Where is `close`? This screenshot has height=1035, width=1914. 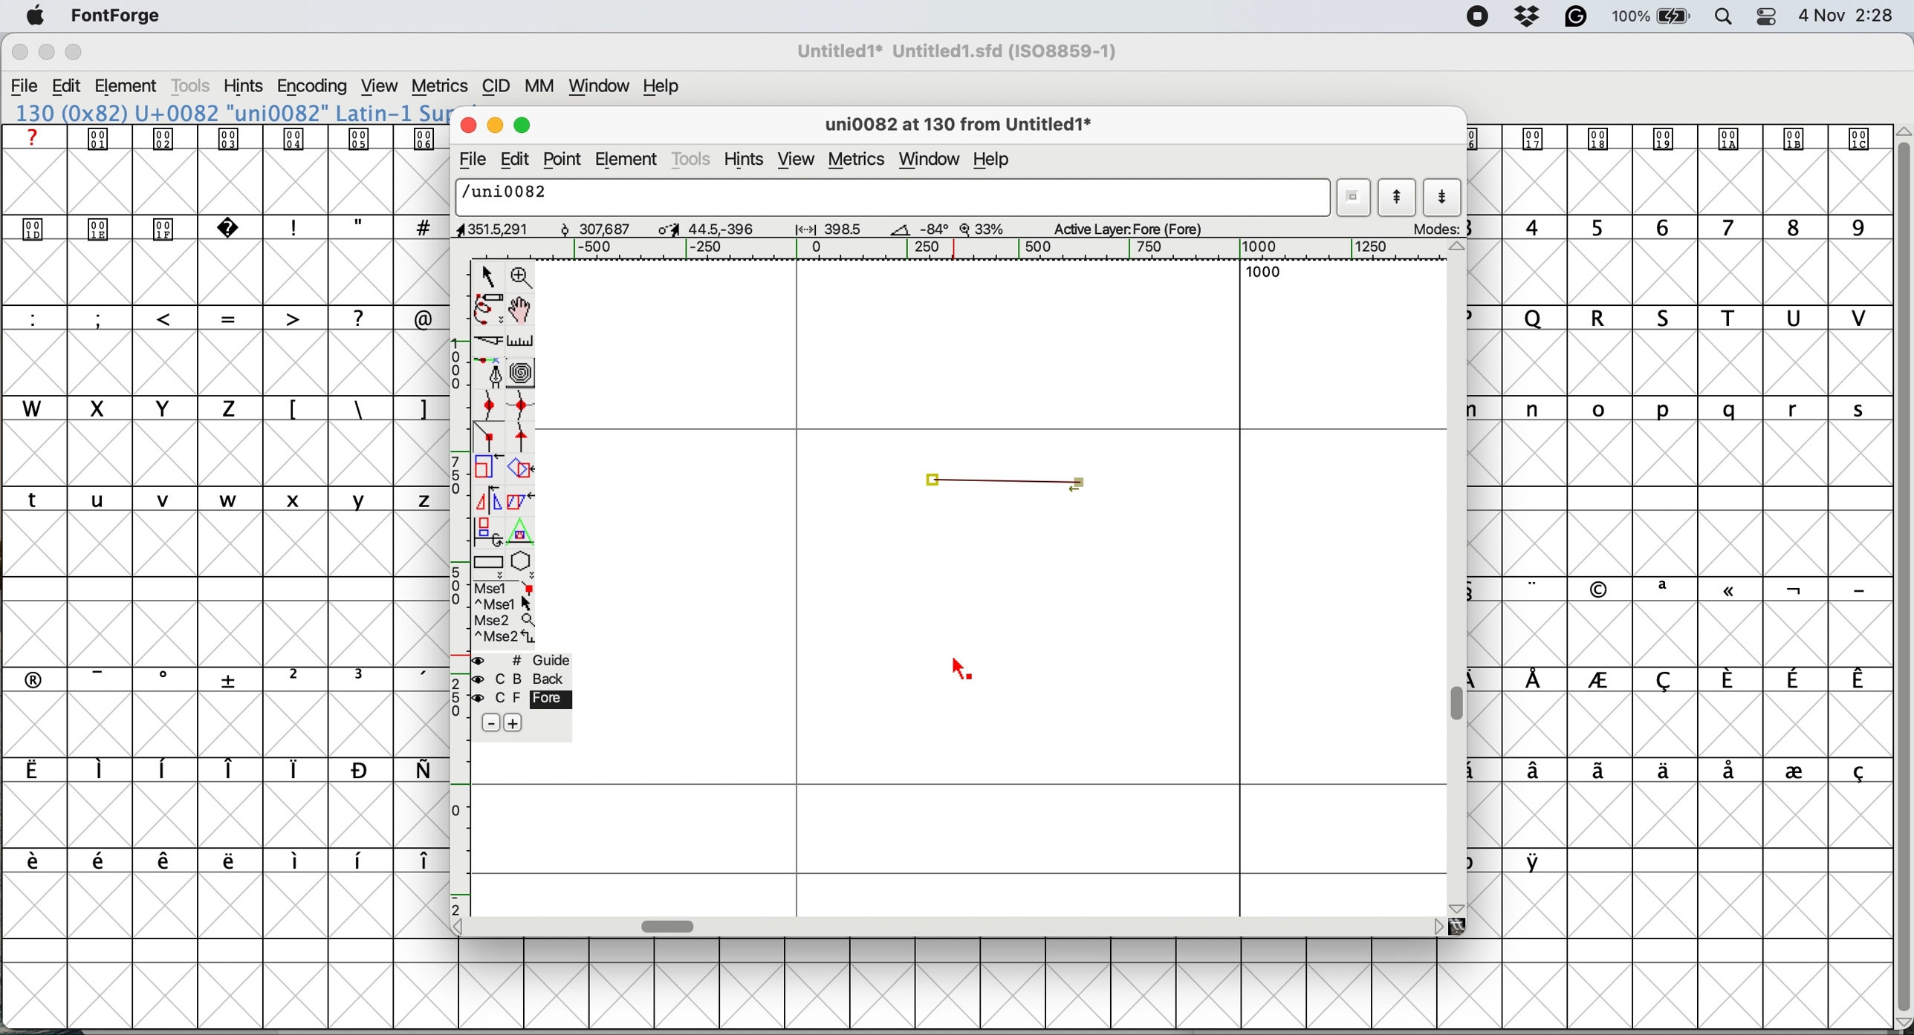 close is located at coordinates (465, 123).